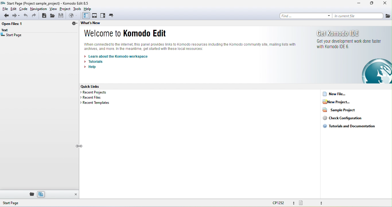  What do you see at coordinates (342, 118) in the screenshot?
I see `check configuration` at bounding box center [342, 118].